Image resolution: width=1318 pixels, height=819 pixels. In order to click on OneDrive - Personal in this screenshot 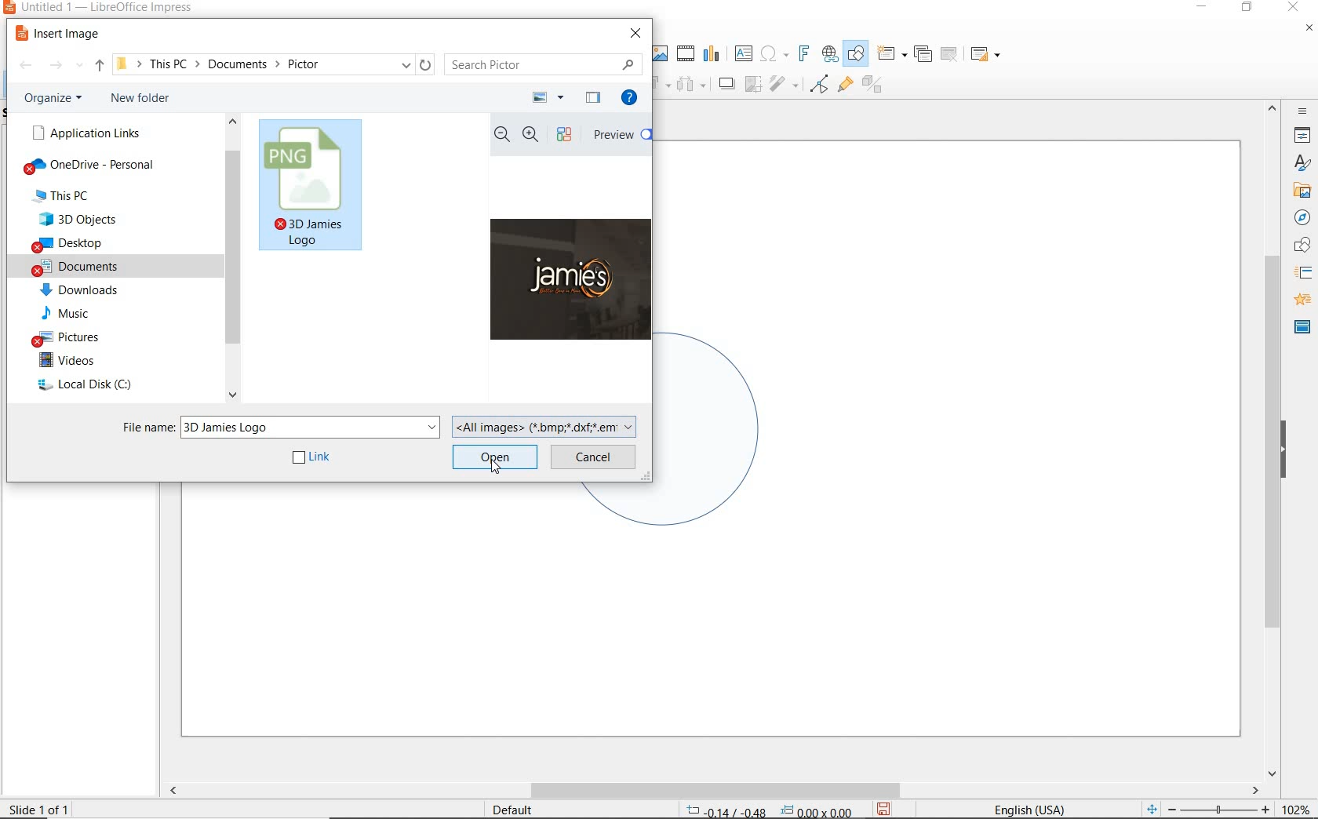, I will do `click(96, 167)`.